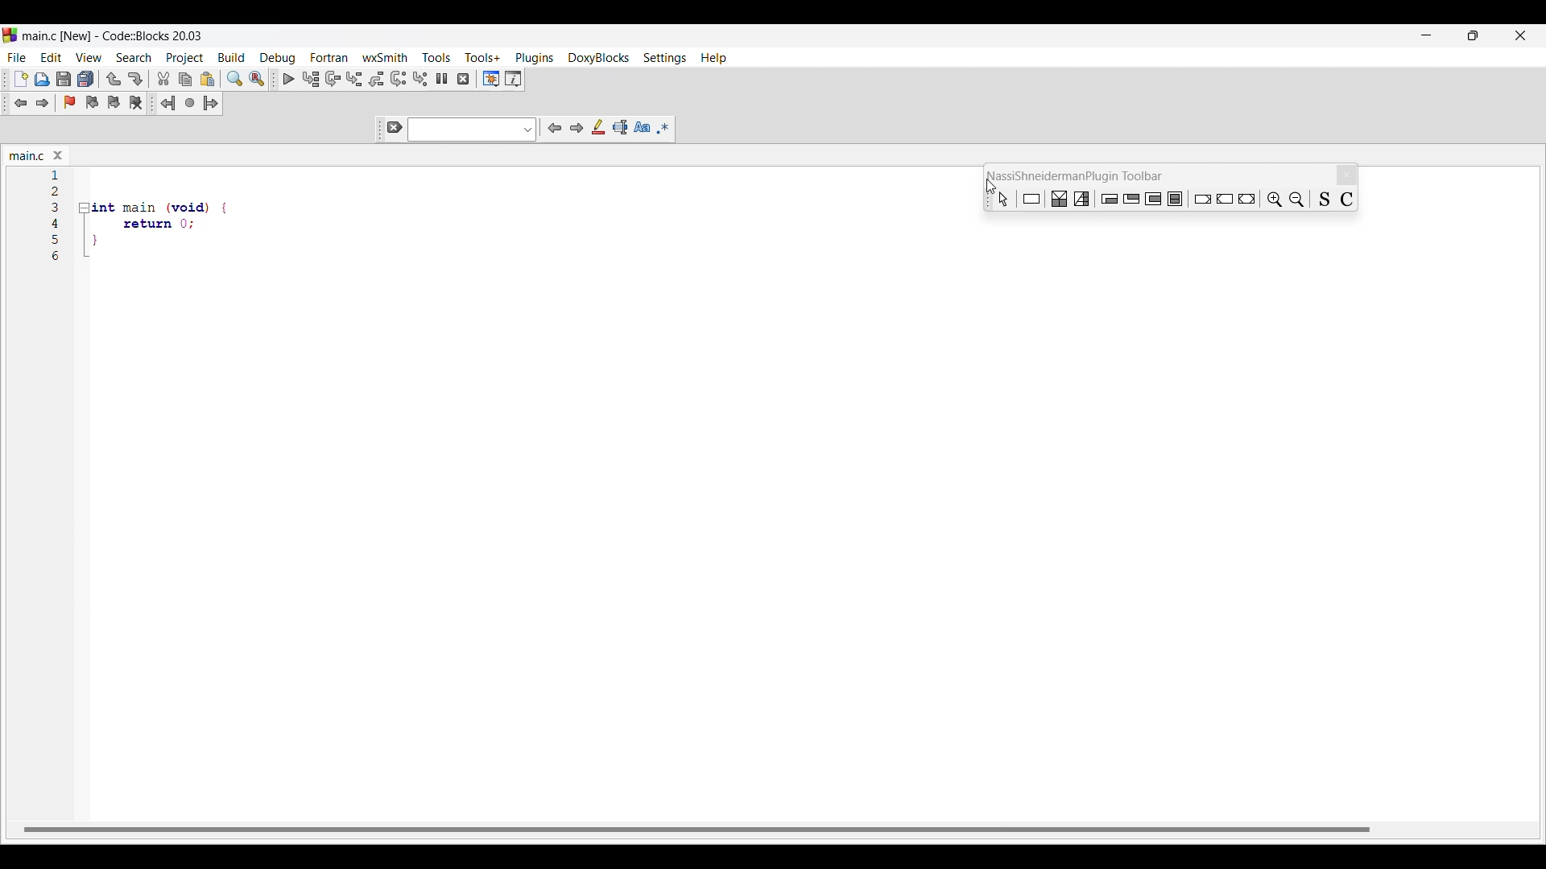  Describe the element at coordinates (1082, 175) in the screenshot. I see `Toolbar title` at that location.